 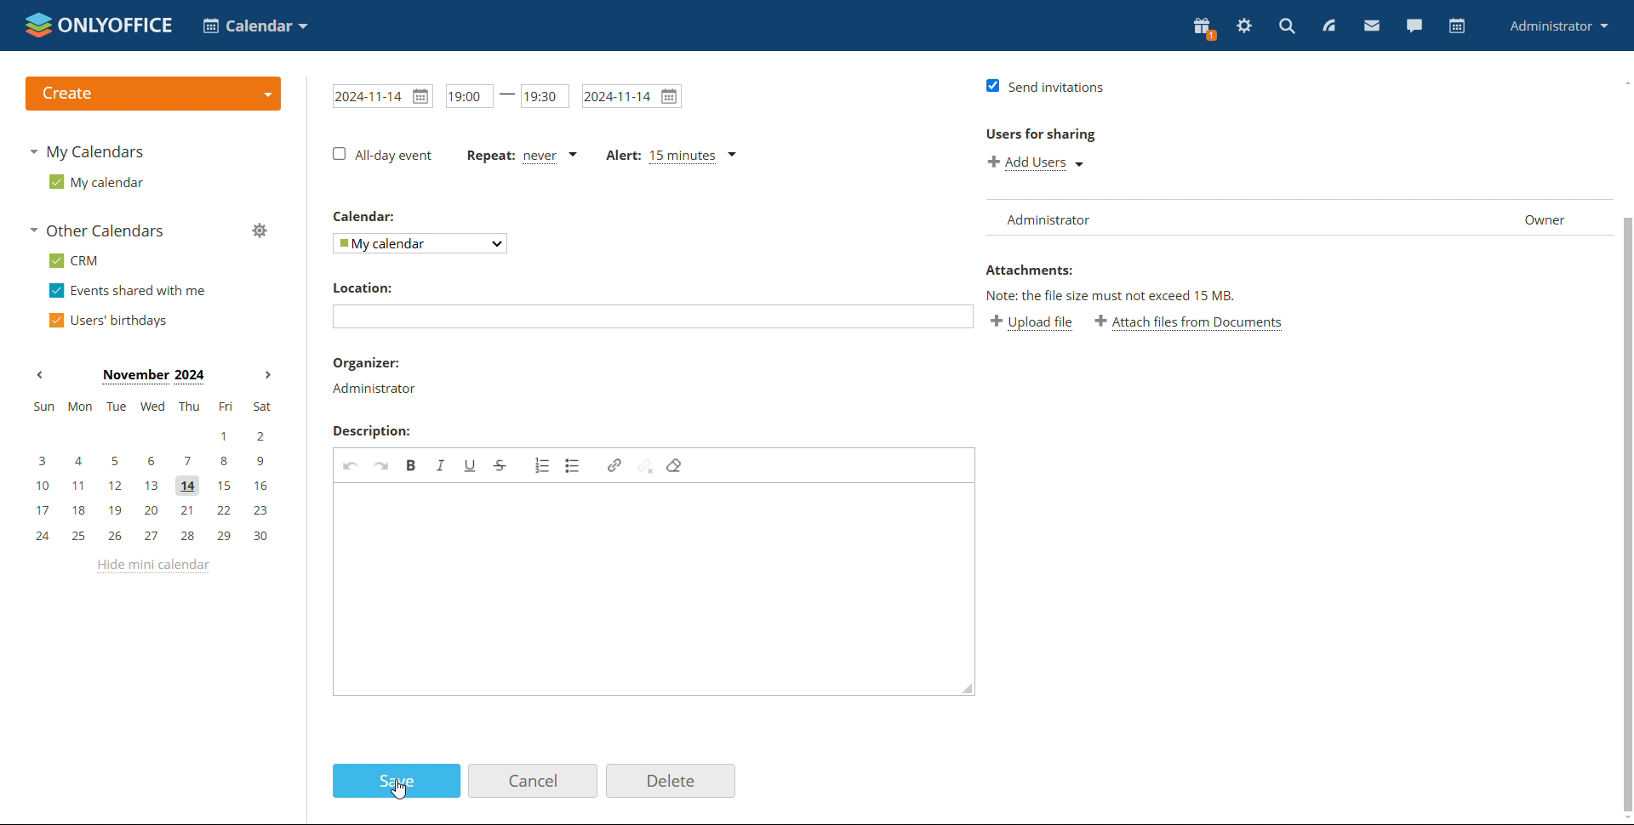 I want to click on add users , so click(x=1033, y=321).